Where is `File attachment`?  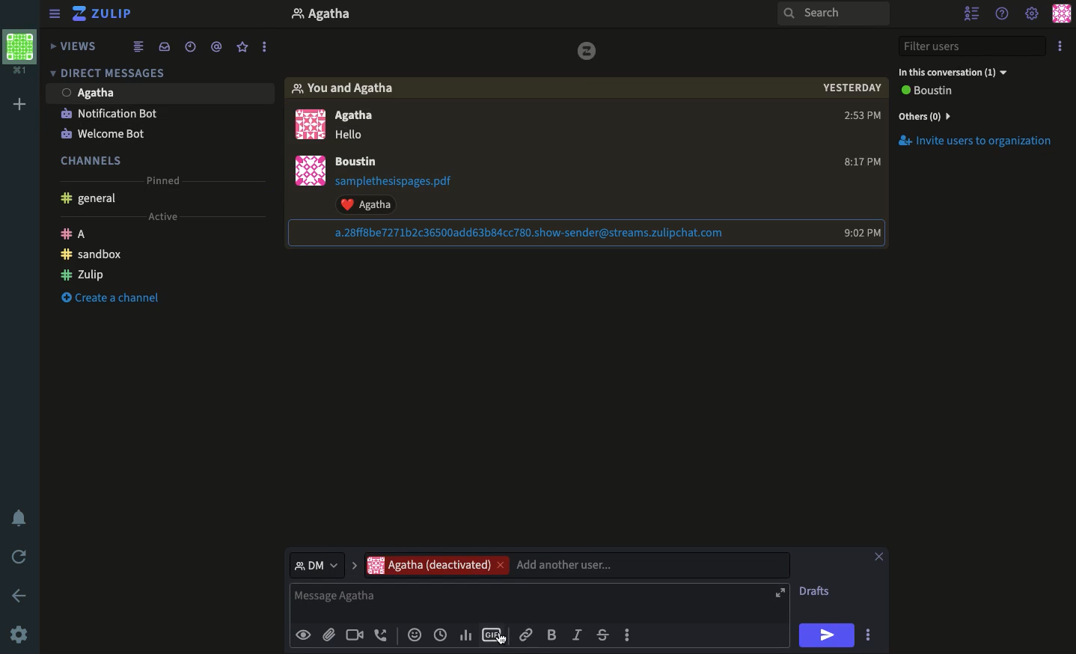
File attachment is located at coordinates (328, 635).